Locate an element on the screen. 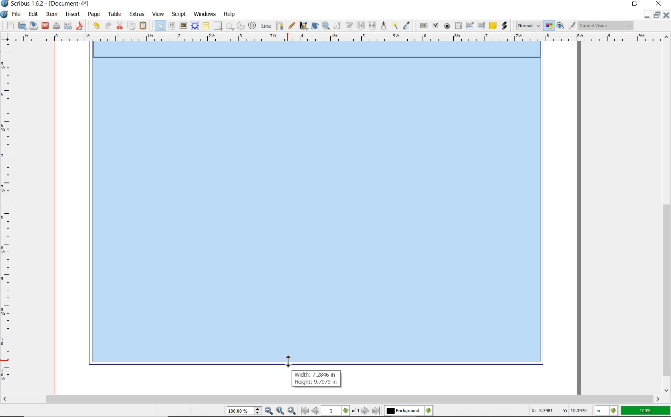  pdf list box is located at coordinates (481, 25).